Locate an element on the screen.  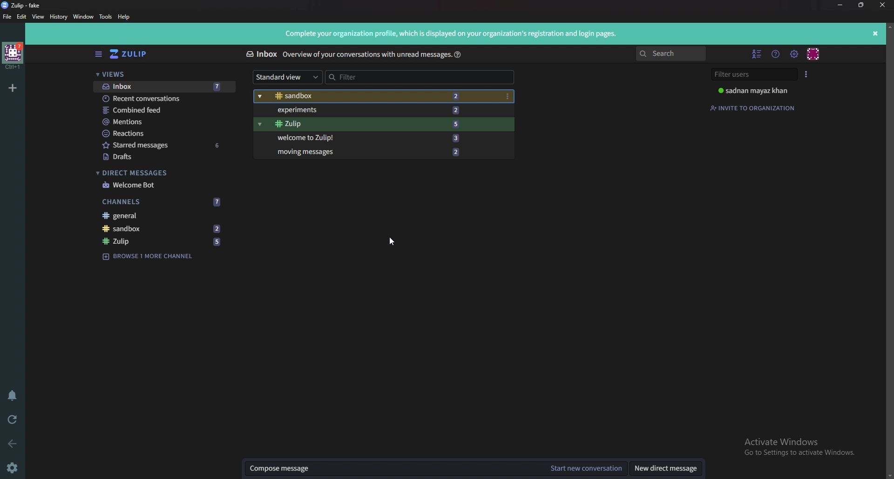
Filter users is located at coordinates (752, 74).